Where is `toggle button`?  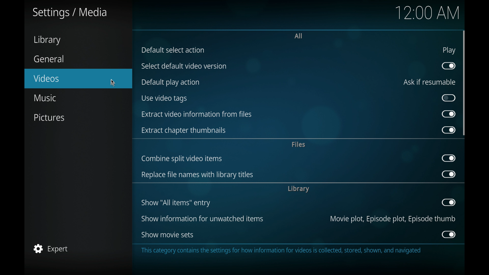
toggle button is located at coordinates (449, 98).